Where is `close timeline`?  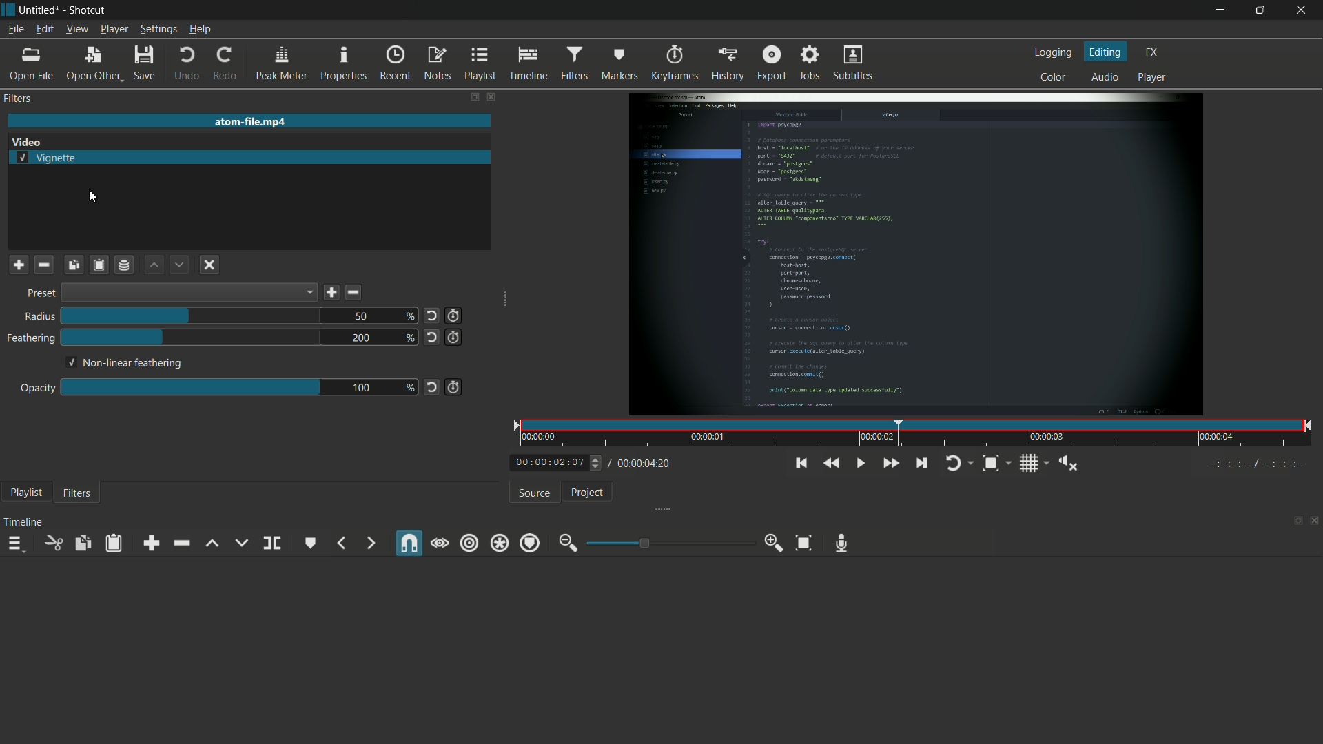
close timeline is located at coordinates (1315, 522).